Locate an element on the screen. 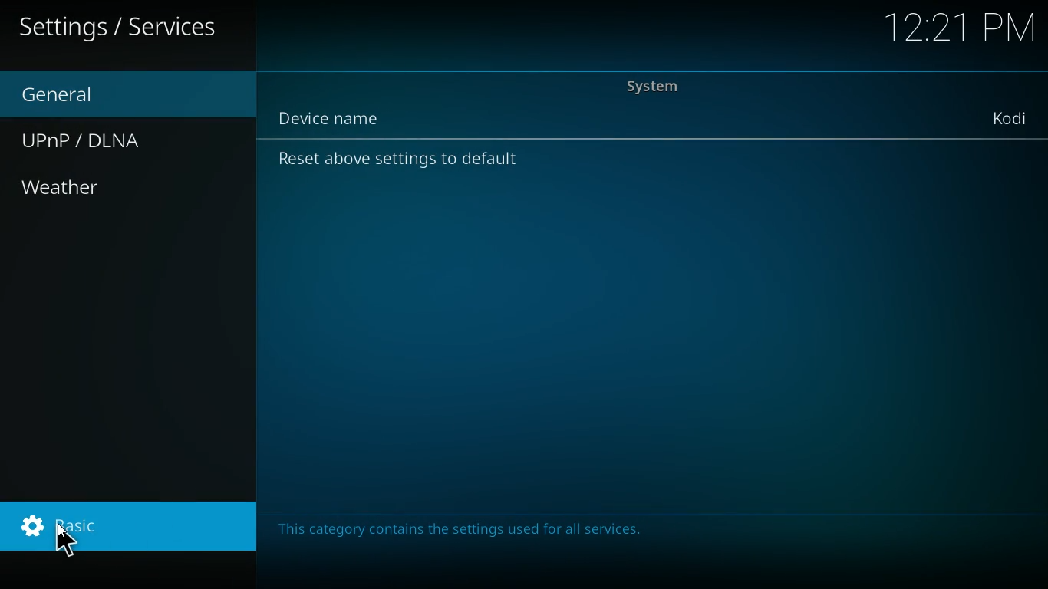 The height and width of the screenshot is (589, 1048). system is located at coordinates (669, 88).